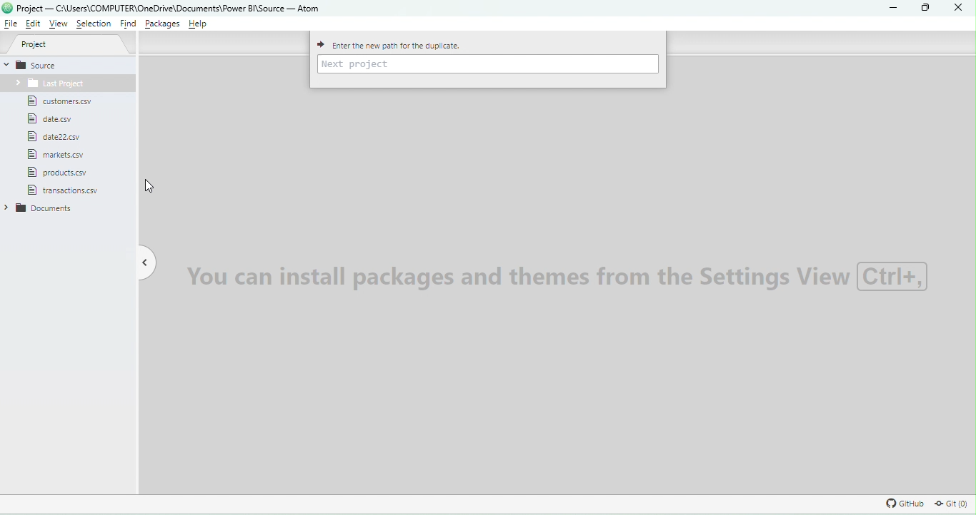 The width and height of the screenshot is (976, 515). What do you see at coordinates (170, 8) in the screenshot?
I see `File name` at bounding box center [170, 8].